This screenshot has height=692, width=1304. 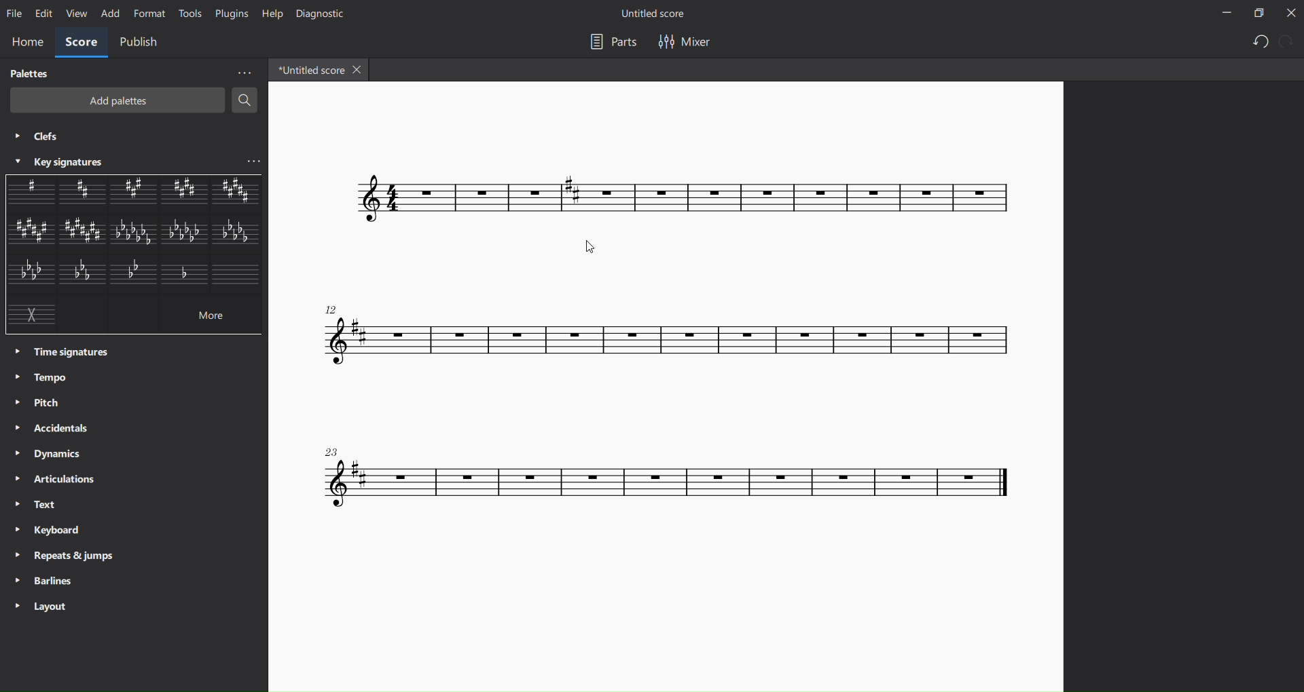 I want to click on close tab, so click(x=359, y=71).